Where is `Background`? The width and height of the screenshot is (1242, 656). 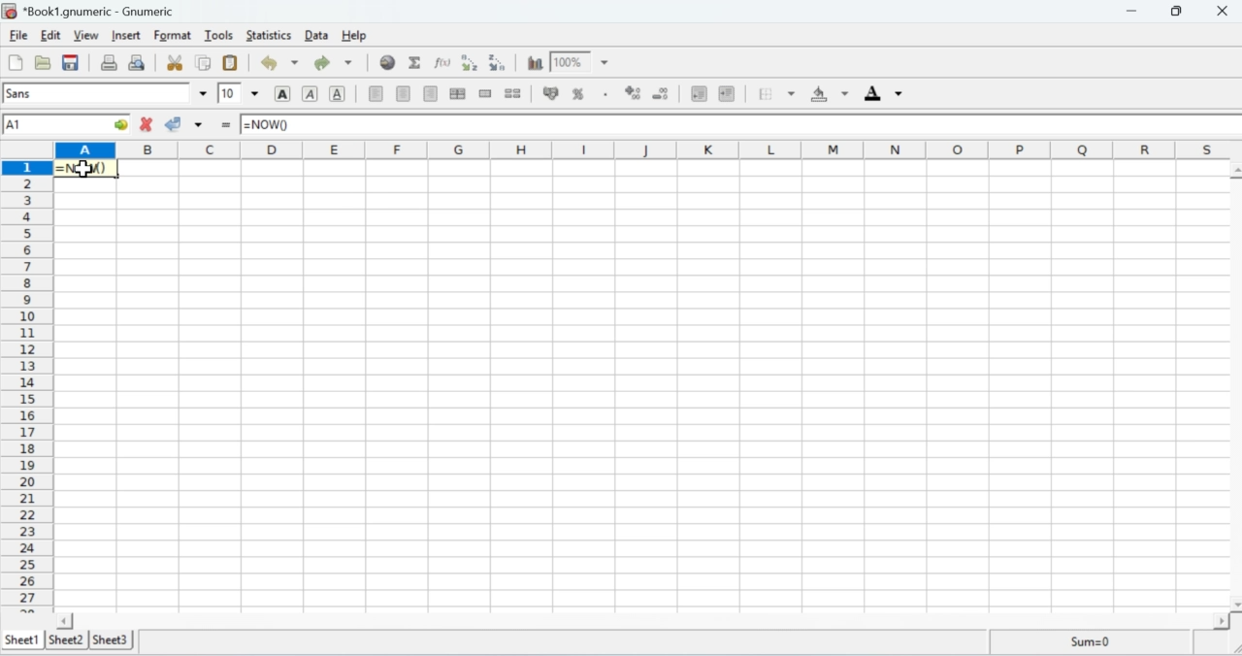
Background is located at coordinates (830, 96).